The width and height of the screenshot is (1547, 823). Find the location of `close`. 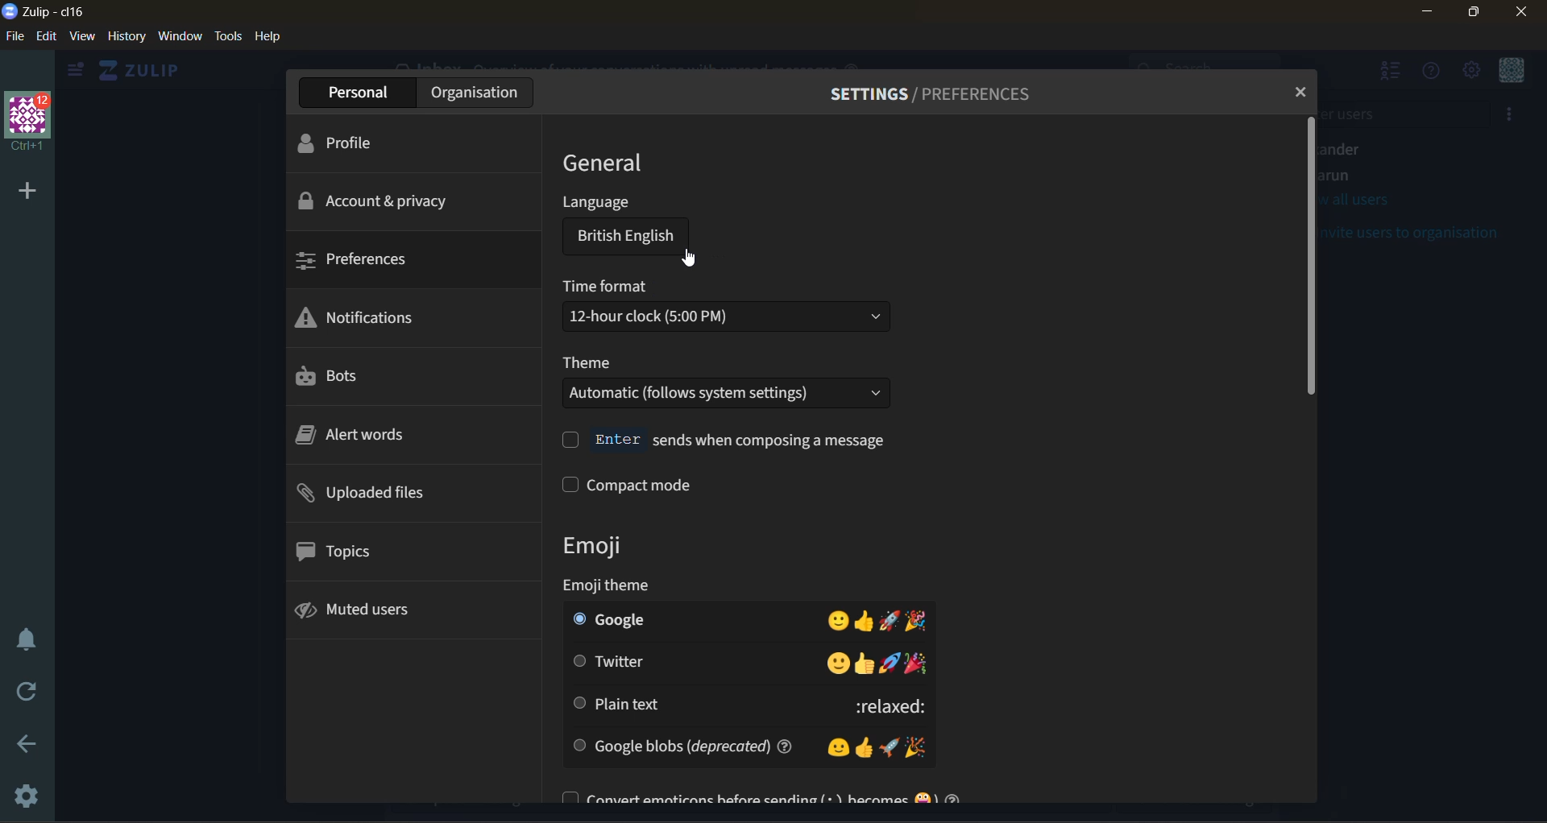

close is located at coordinates (1300, 93).